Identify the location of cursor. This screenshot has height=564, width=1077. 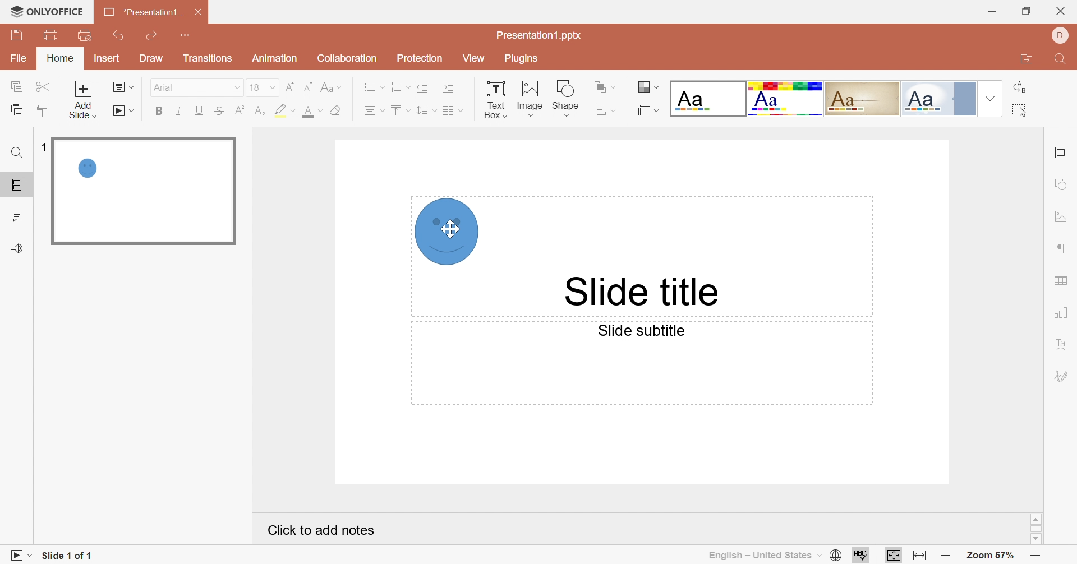
(446, 228).